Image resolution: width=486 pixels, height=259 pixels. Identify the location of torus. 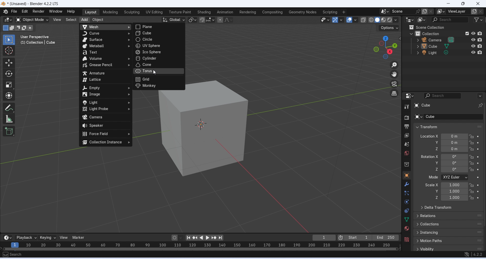
(158, 71).